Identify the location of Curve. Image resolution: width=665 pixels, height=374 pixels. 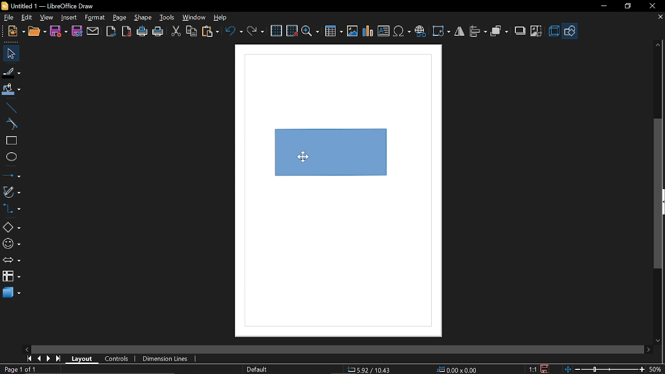
(10, 124).